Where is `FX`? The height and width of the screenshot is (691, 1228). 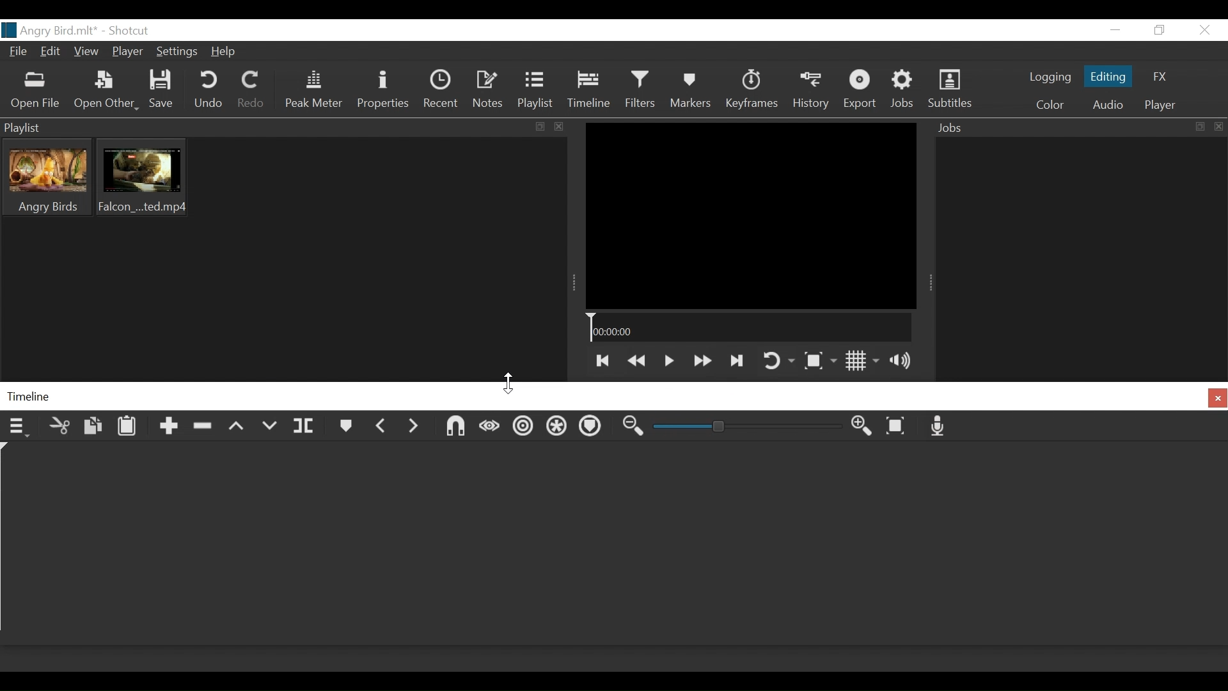
FX is located at coordinates (1158, 77).